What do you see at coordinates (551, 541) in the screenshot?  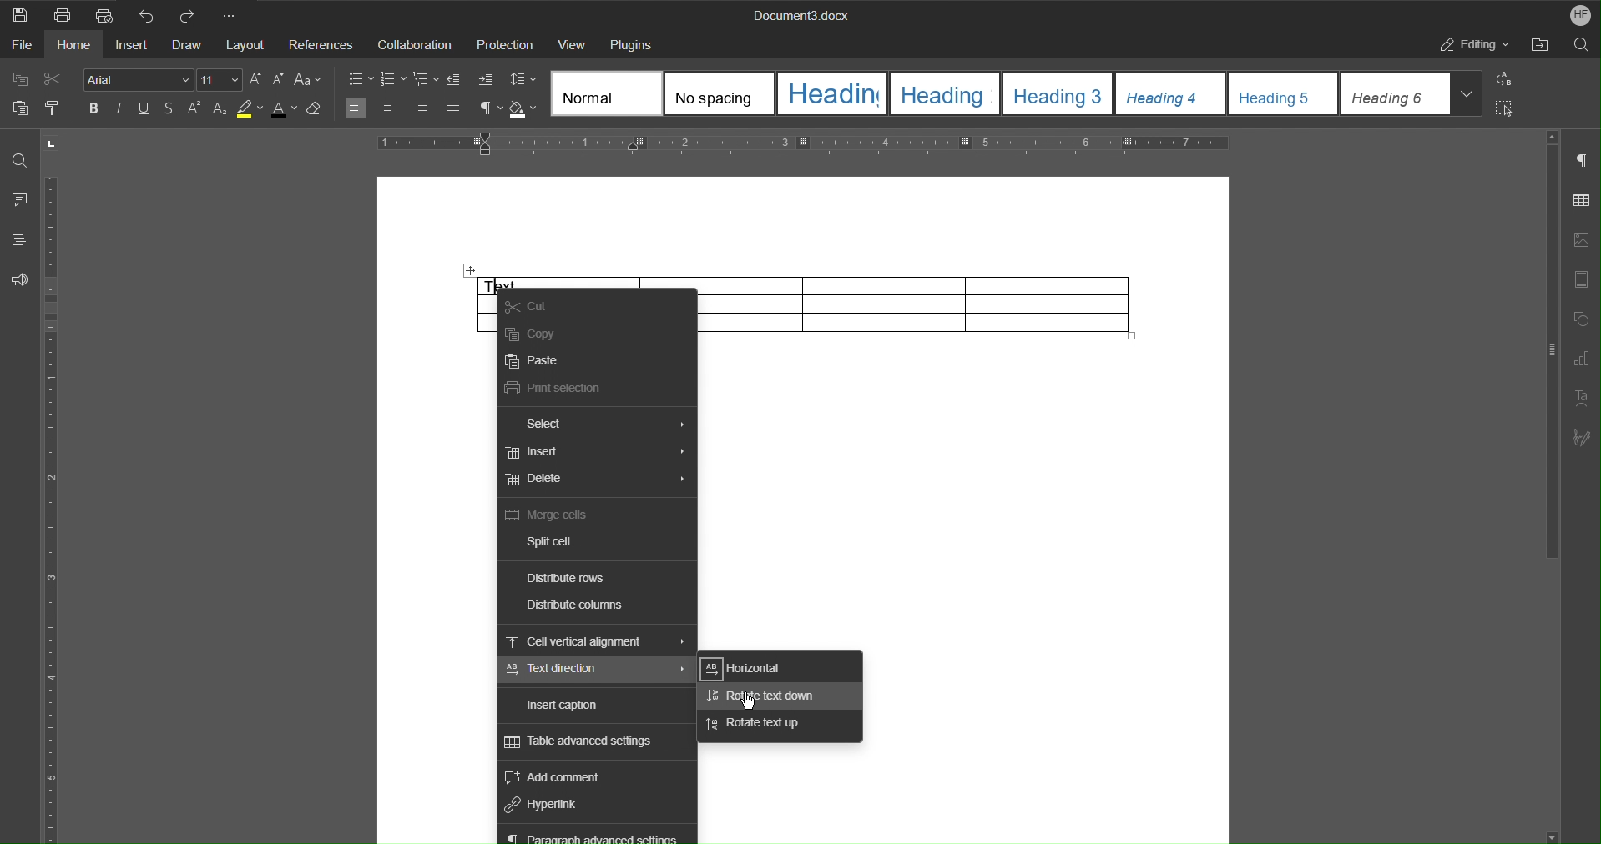 I see `Split cell` at bounding box center [551, 541].